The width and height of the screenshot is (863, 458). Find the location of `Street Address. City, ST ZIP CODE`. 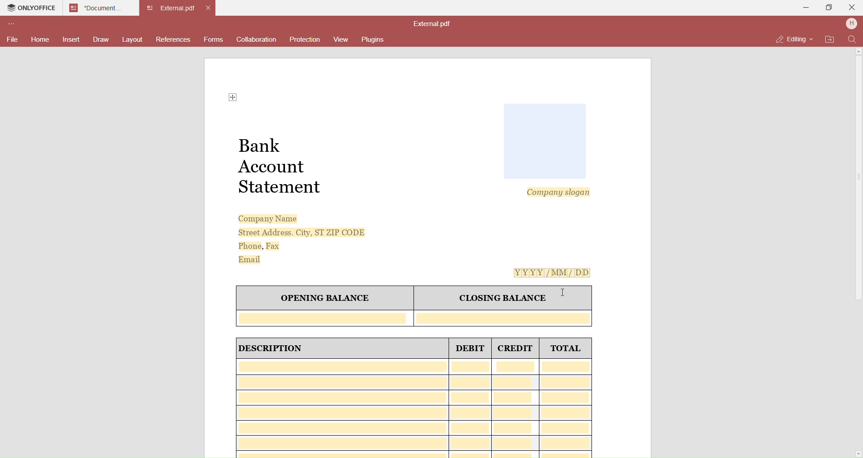

Street Address. City, ST ZIP CODE is located at coordinates (295, 233).